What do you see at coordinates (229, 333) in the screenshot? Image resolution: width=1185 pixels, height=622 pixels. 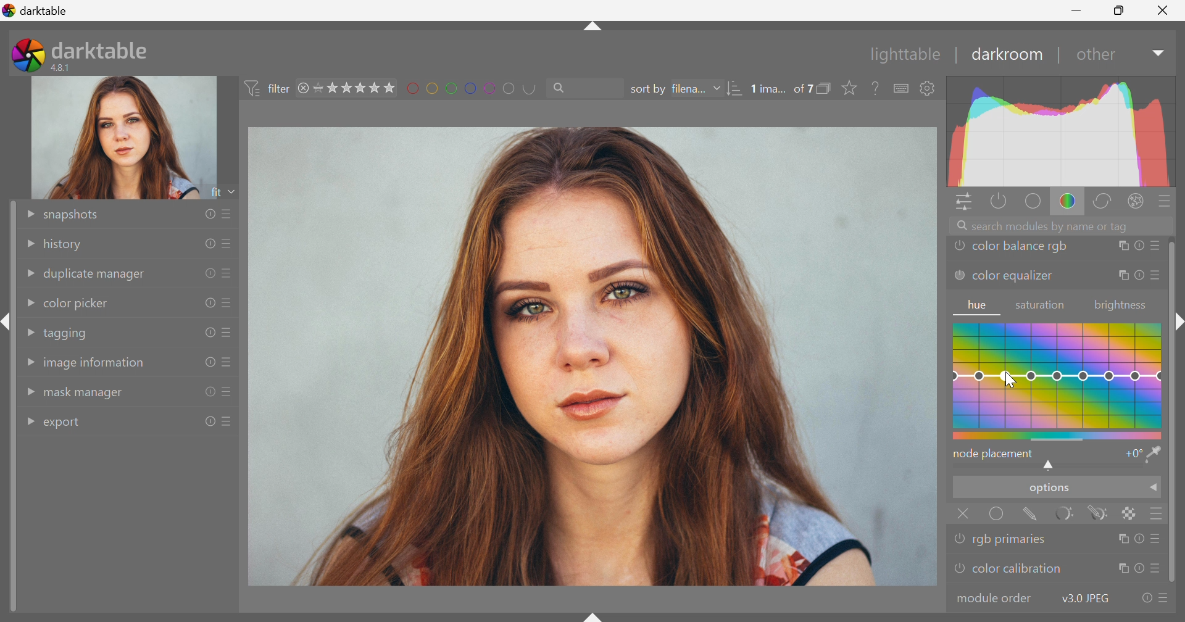 I see `presets` at bounding box center [229, 333].